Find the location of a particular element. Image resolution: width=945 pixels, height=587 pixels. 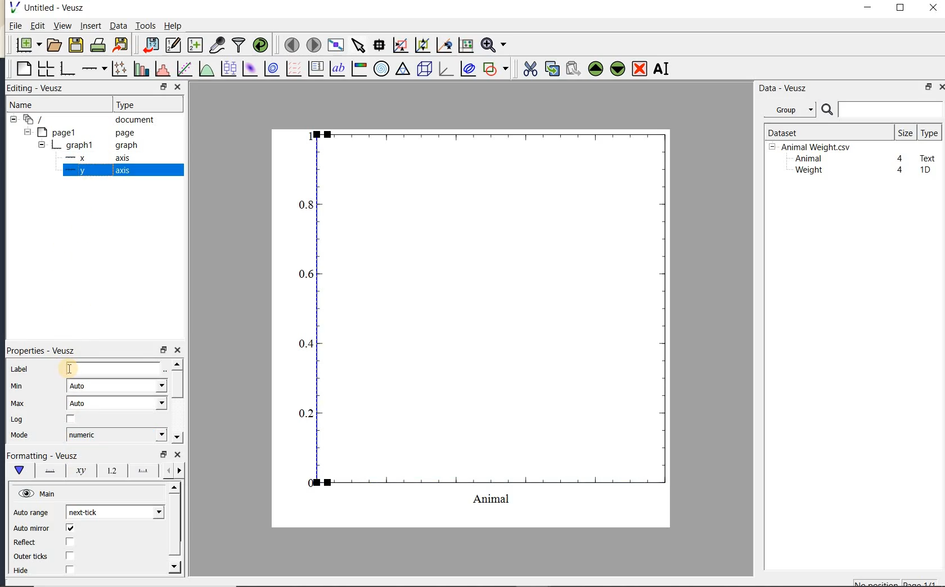

filter data is located at coordinates (239, 44).